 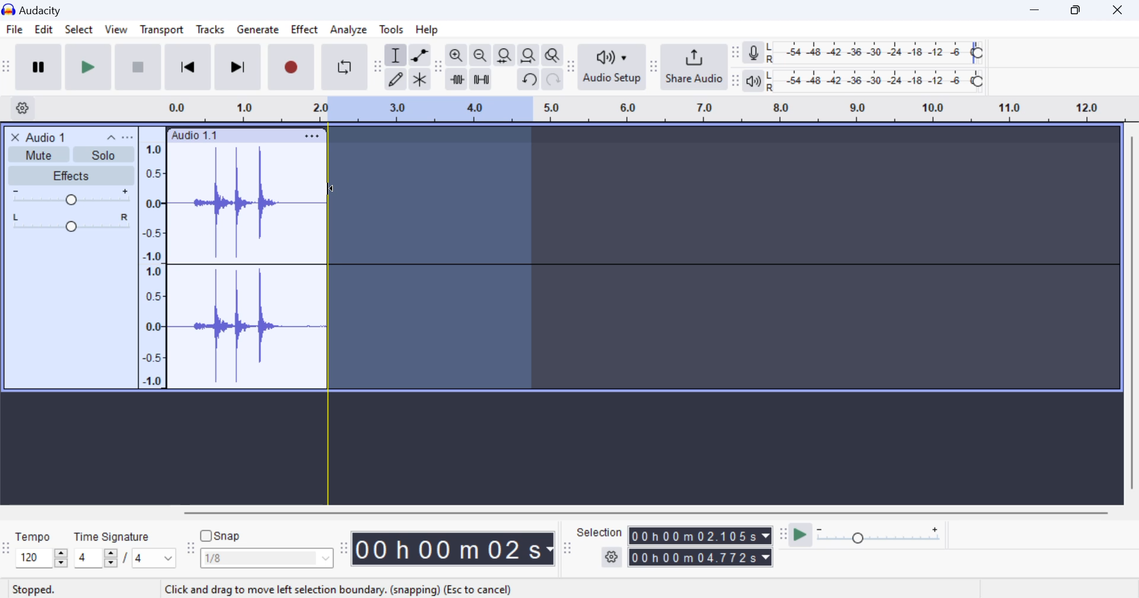 I want to click on Minimize, so click(x=1079, y=9).